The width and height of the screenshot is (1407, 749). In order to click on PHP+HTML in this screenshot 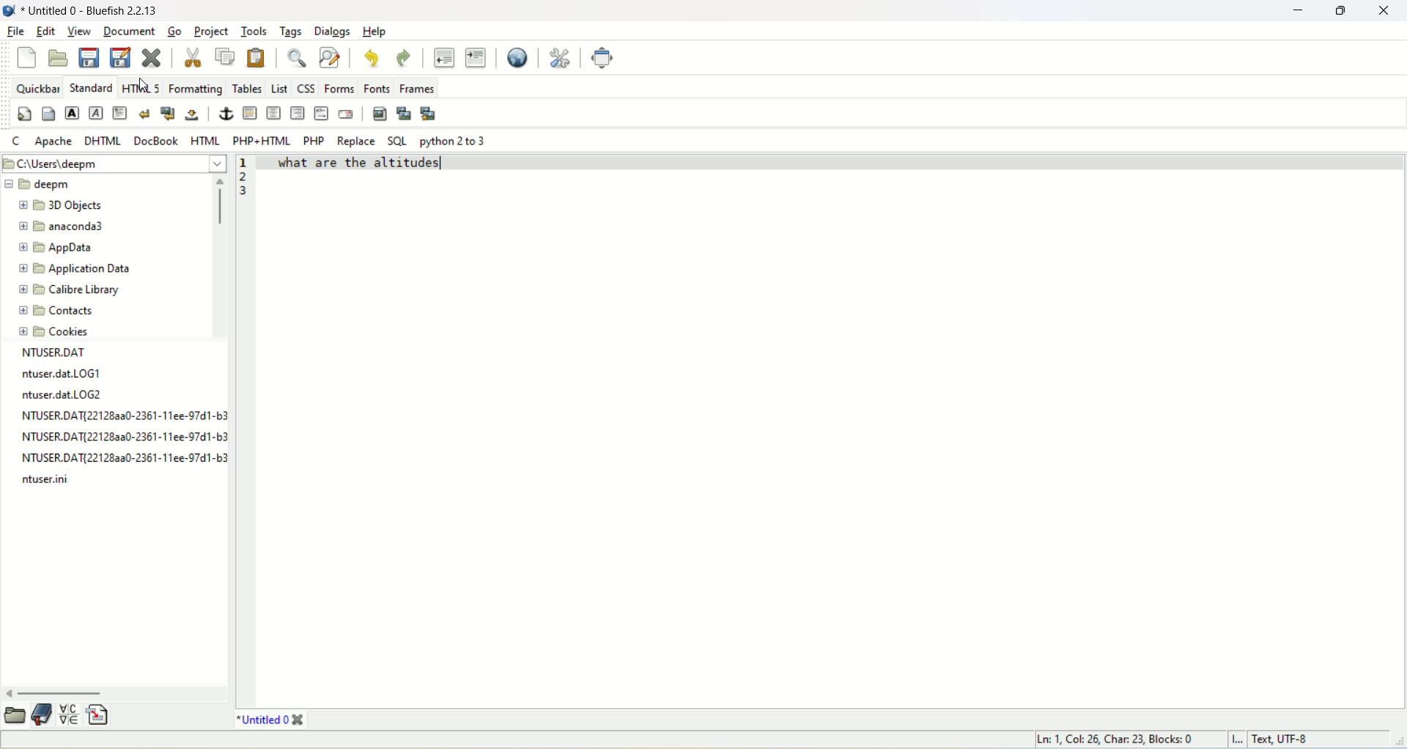, I will do `click(262, 141)`.